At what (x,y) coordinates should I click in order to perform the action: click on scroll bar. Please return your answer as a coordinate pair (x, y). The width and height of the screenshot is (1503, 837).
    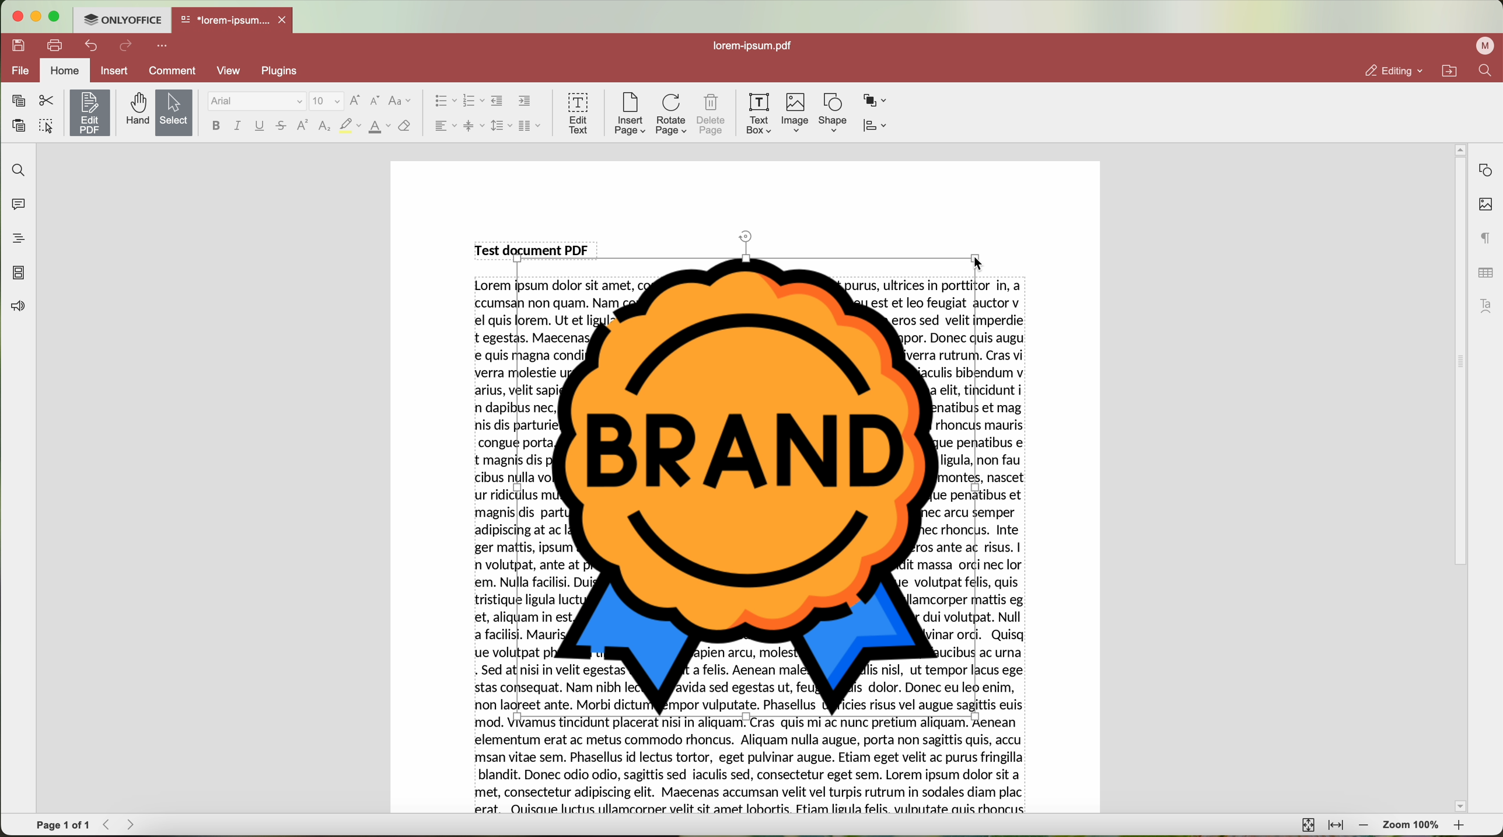
    Looking at the image, I should click on (1454, 478).